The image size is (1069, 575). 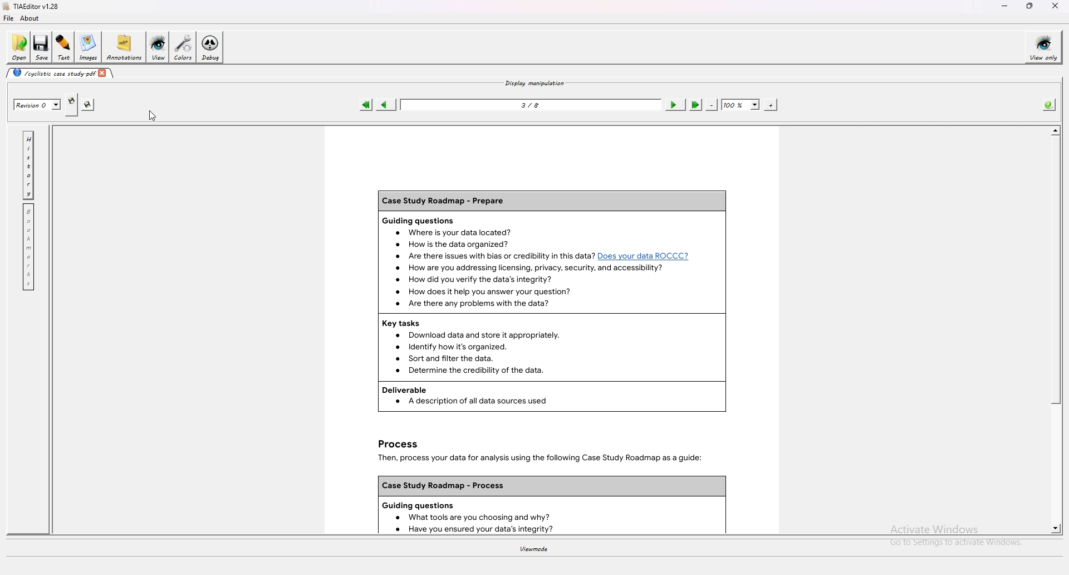 What do you see at coordinates (1031, 6) in the screenshot?
I see `resize` at bounding box center [1031, 6].